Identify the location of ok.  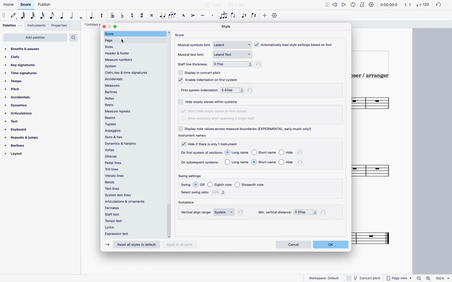
(332, 244).